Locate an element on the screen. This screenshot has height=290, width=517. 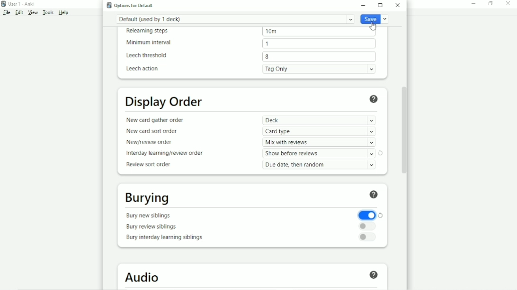
File is located at coordinates (7, 13).